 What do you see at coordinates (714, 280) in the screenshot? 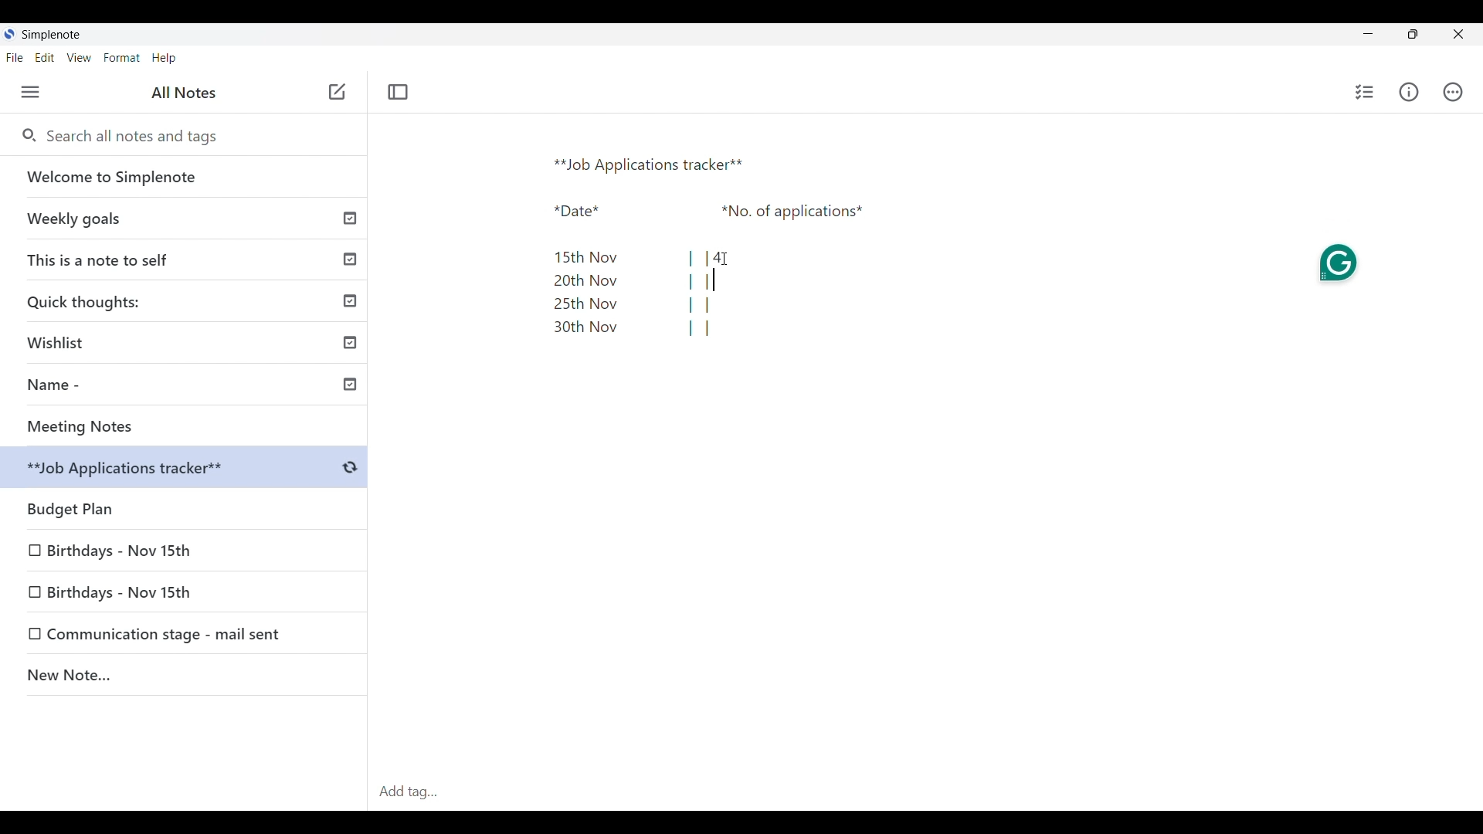
I see `Text cursor` at bounding box center [714, 280].